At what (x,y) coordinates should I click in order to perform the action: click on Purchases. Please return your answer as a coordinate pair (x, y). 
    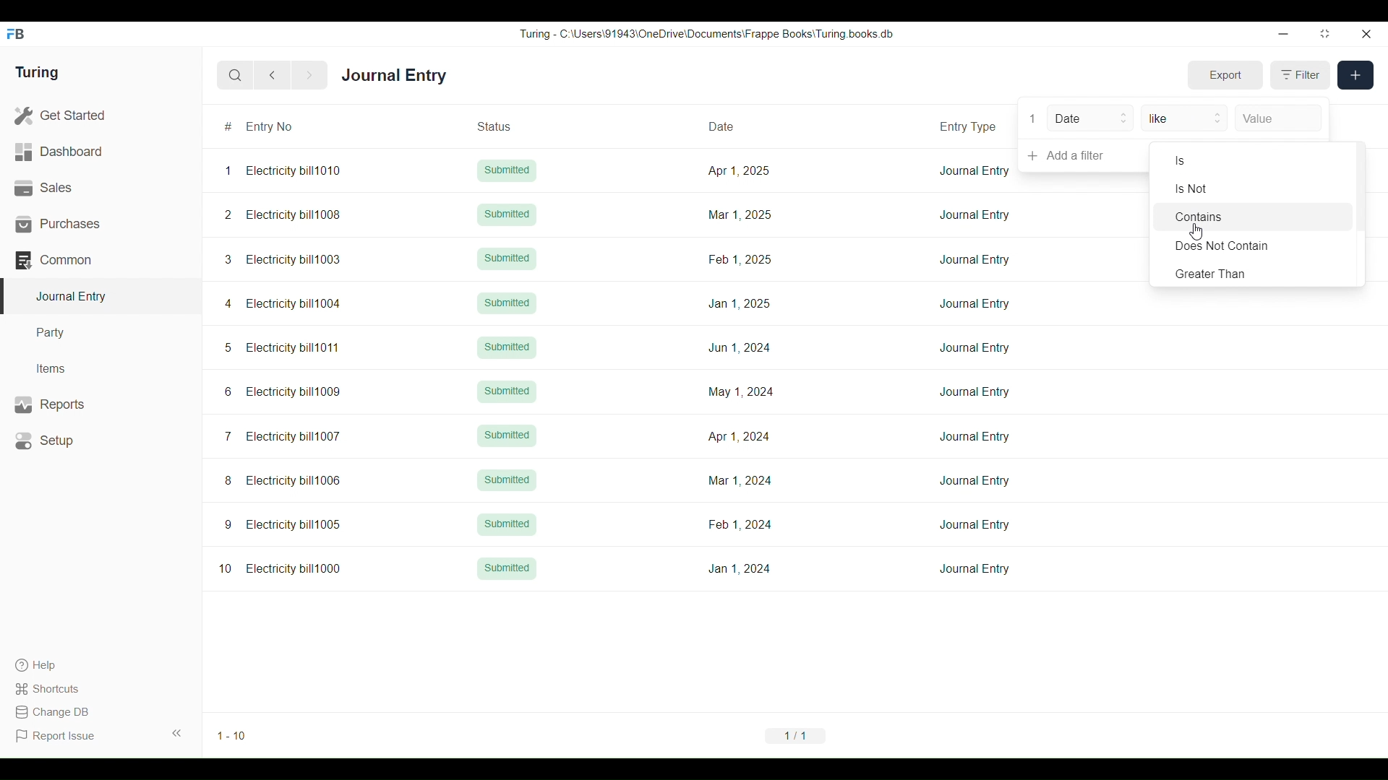
    Looking at the image, I should click on (100, 224).